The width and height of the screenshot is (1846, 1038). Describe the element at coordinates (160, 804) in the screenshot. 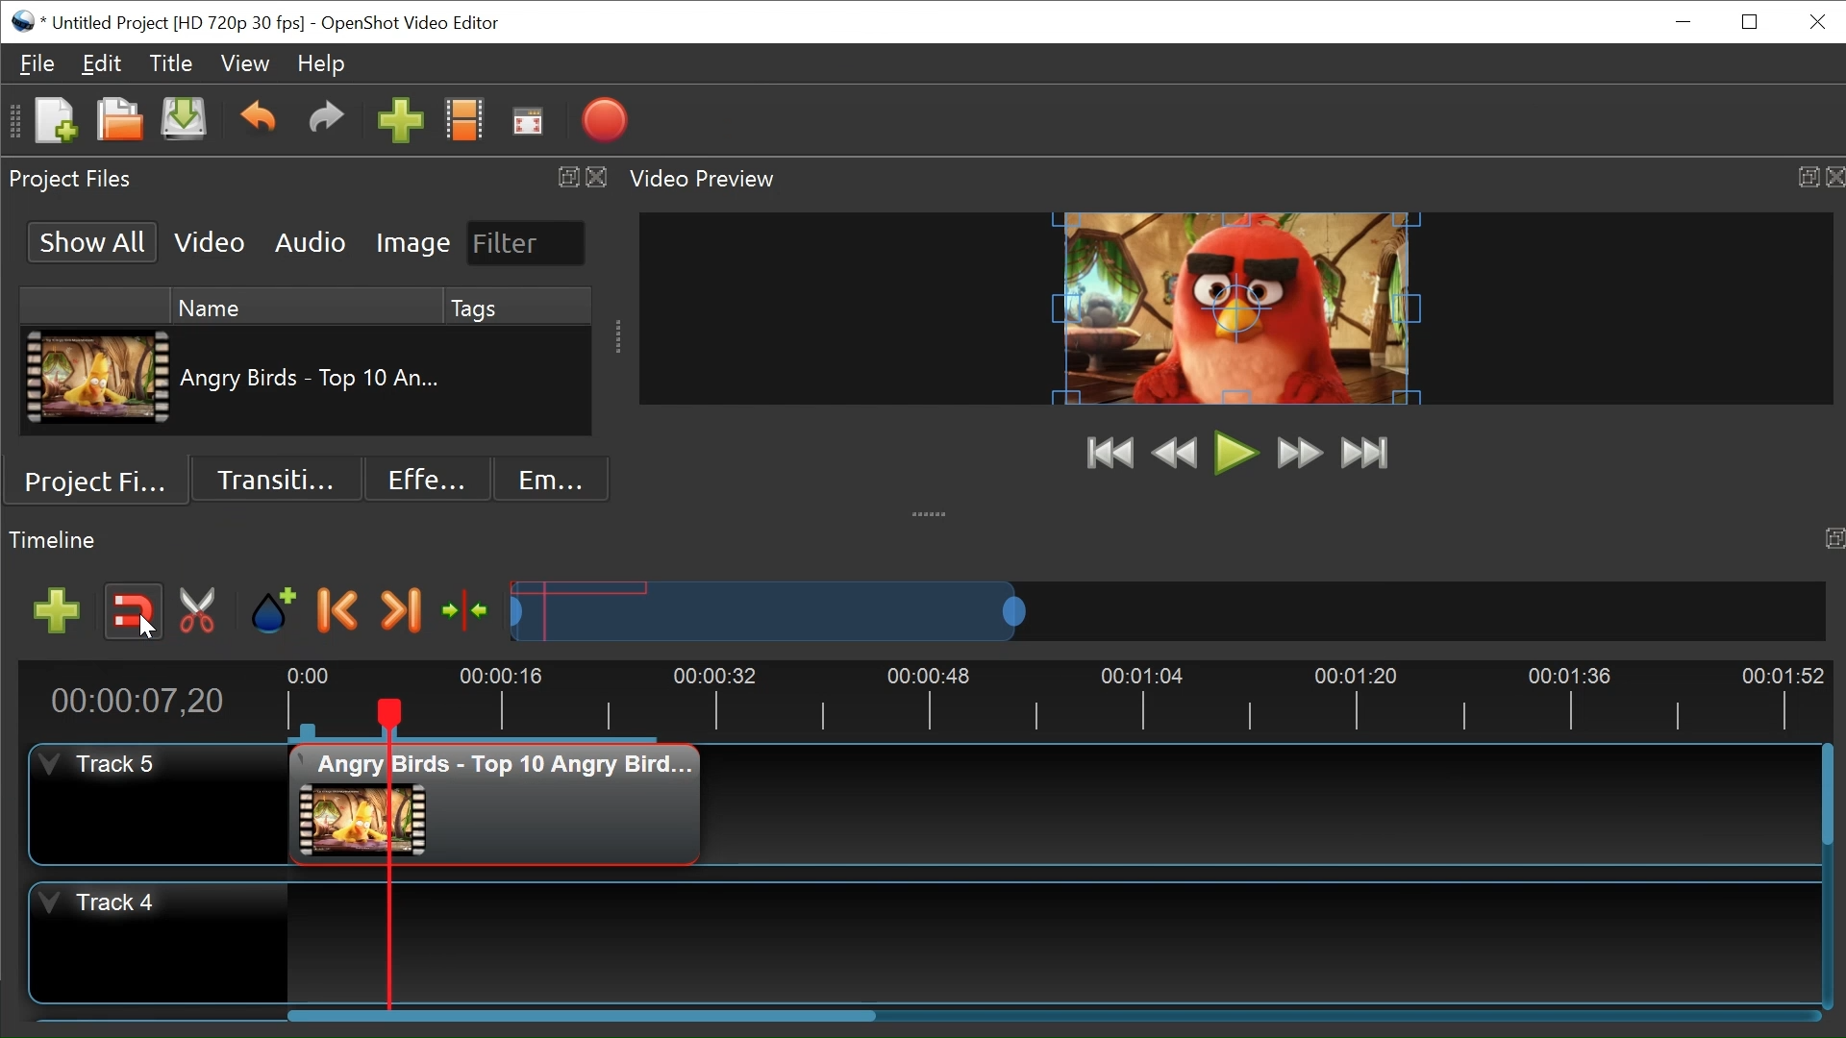

I see `Track Header` at that location.